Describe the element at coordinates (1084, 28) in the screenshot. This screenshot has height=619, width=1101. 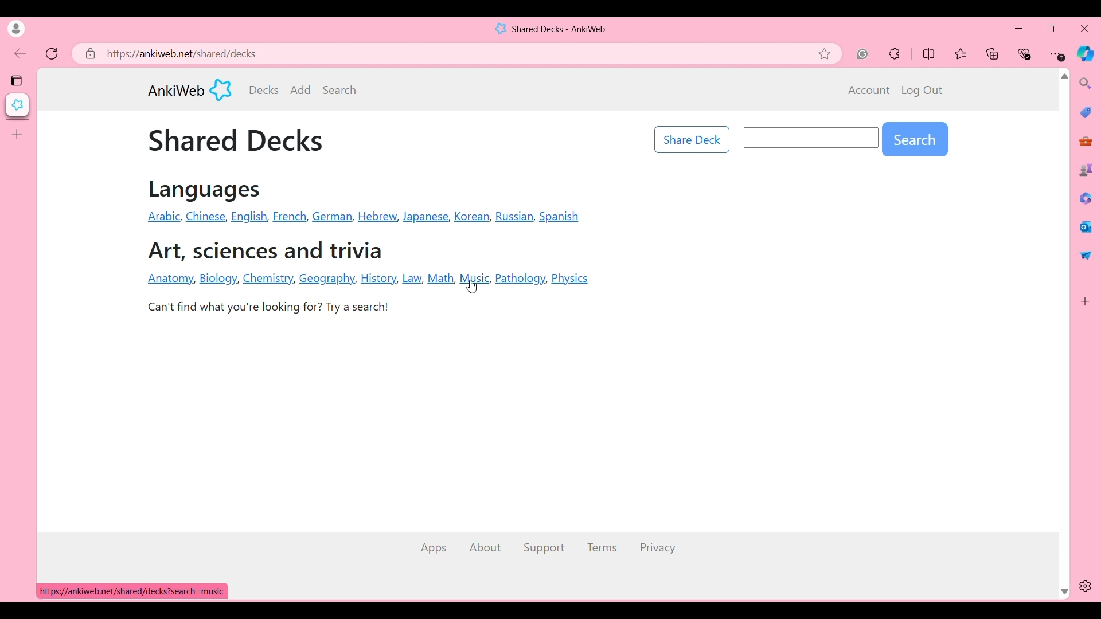
I see `Close browser` at that location.